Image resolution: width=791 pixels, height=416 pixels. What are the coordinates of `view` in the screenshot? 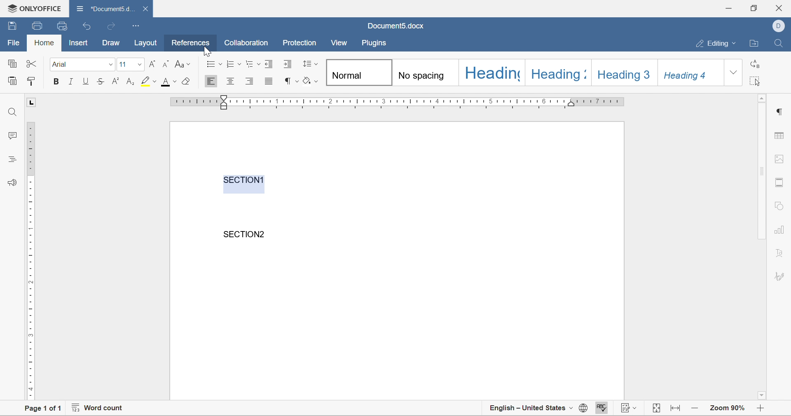 It's located at (339, 42).